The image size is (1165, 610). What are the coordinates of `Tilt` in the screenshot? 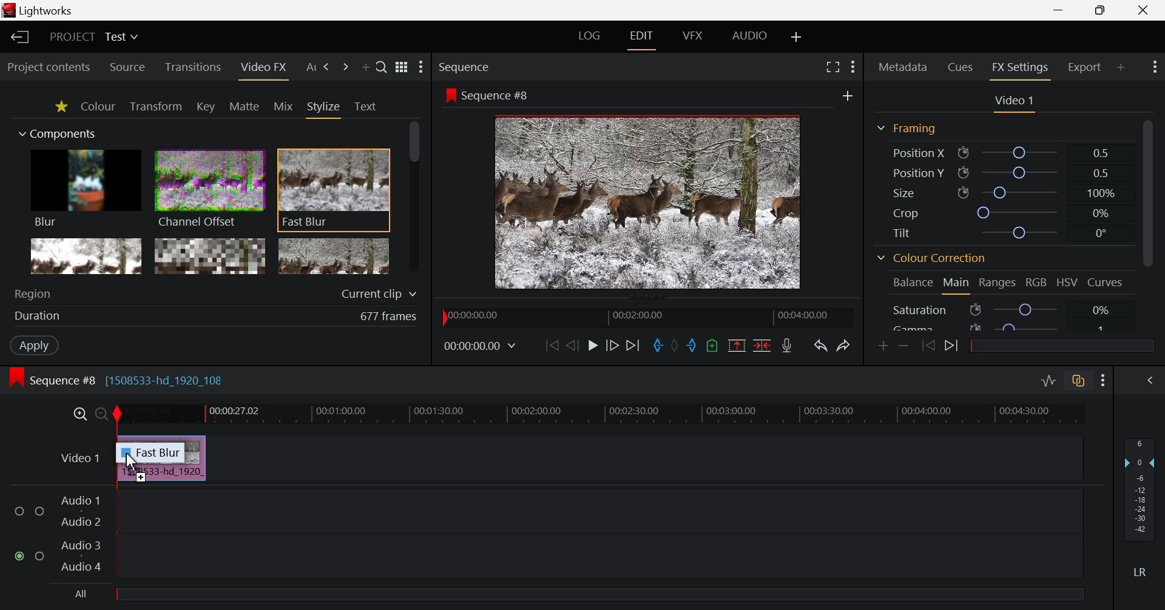 It's located at (1004, 232).